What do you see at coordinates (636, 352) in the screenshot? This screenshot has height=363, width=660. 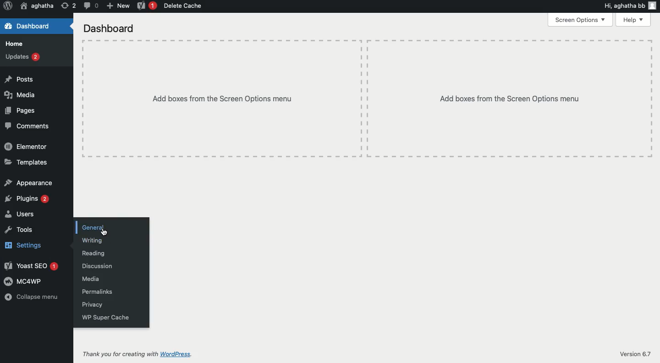 I see `Version 6.7` at bounding box center [636, 352].